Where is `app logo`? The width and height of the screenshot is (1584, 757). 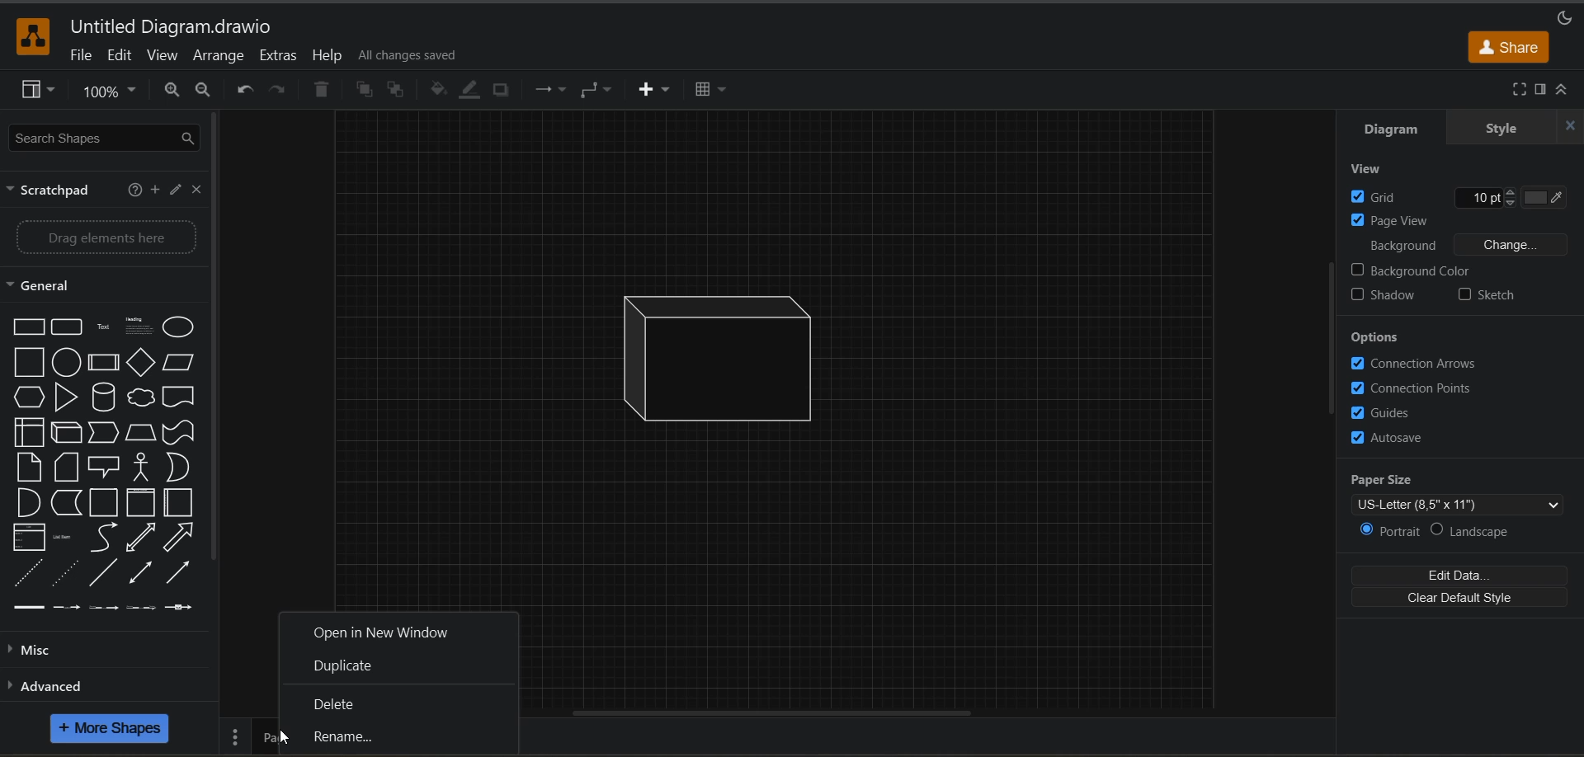 app logo is located at coordinates (35, 36).